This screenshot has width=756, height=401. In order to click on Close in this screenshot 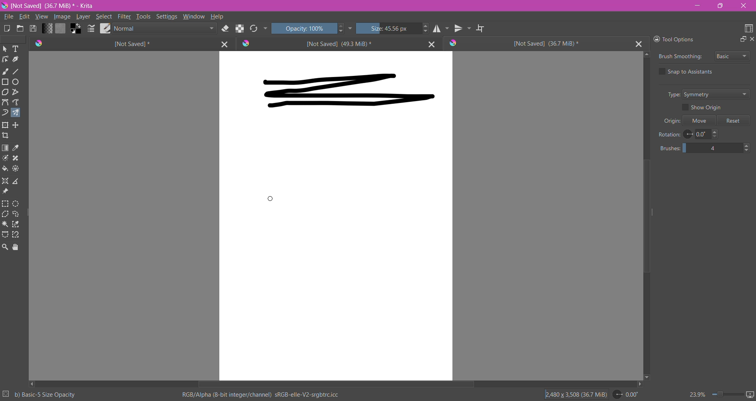, I will do `click(743, 6)`.